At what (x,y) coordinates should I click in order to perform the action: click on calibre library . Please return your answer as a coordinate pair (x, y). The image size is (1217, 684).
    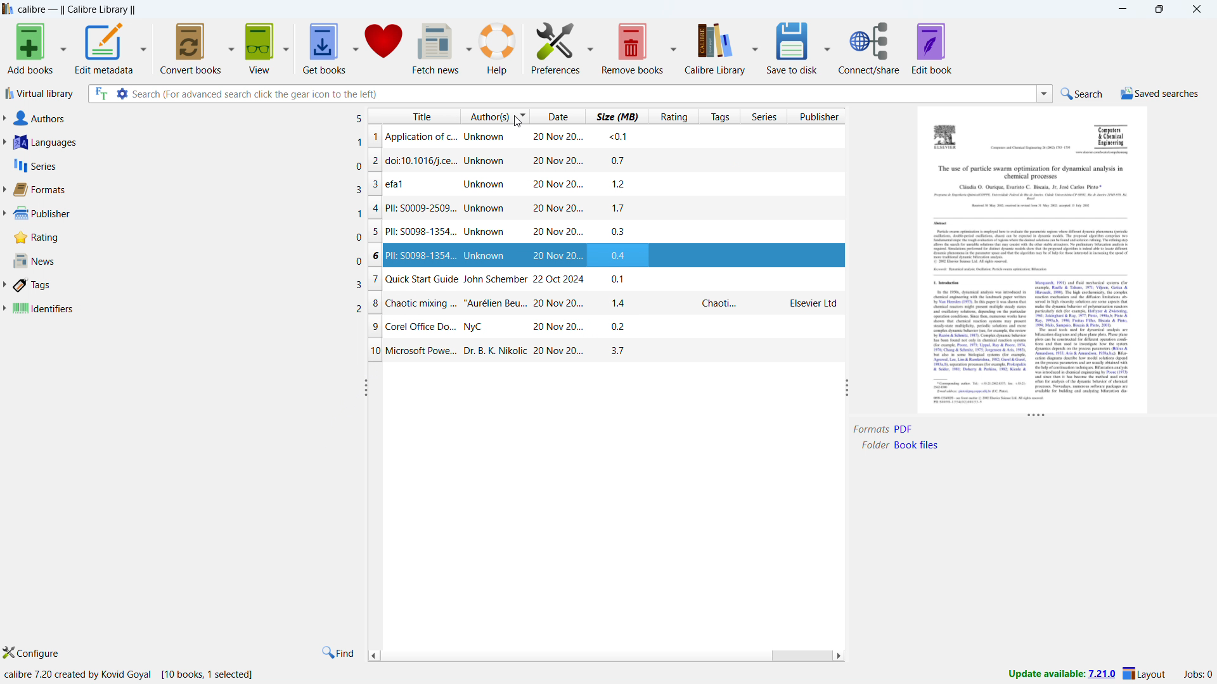
    Looking at the image, I should click on (716, 47).